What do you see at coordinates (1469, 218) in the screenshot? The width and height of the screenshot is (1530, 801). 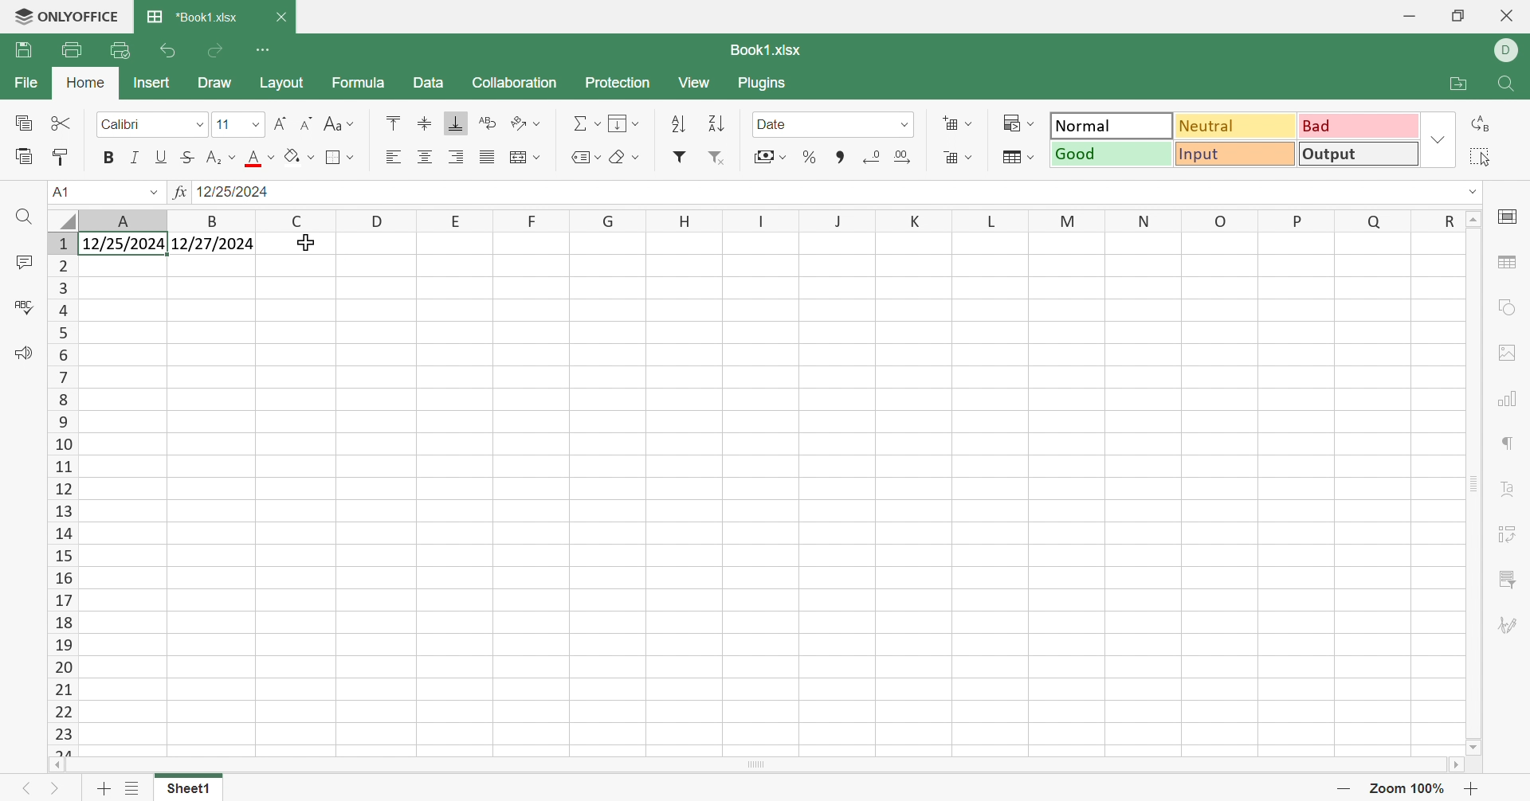 I see `Scroll Up` at bounding box center [1469, 218].